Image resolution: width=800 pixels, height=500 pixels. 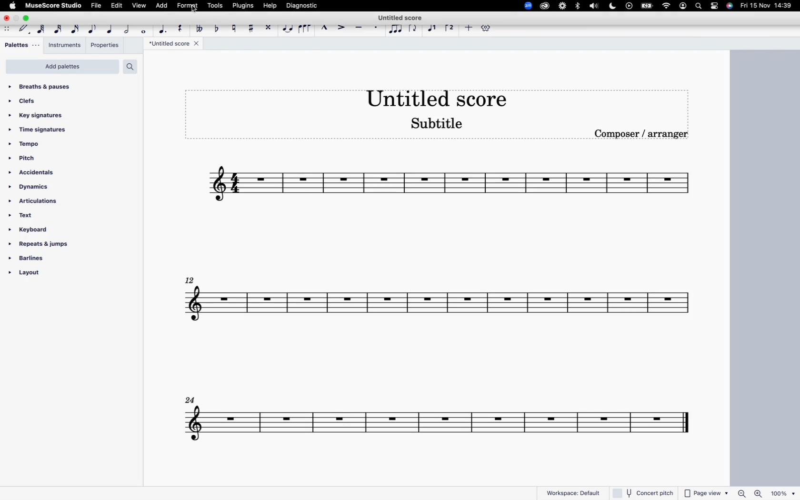 I want to click on musescore studio, so click(x=53, y=7).